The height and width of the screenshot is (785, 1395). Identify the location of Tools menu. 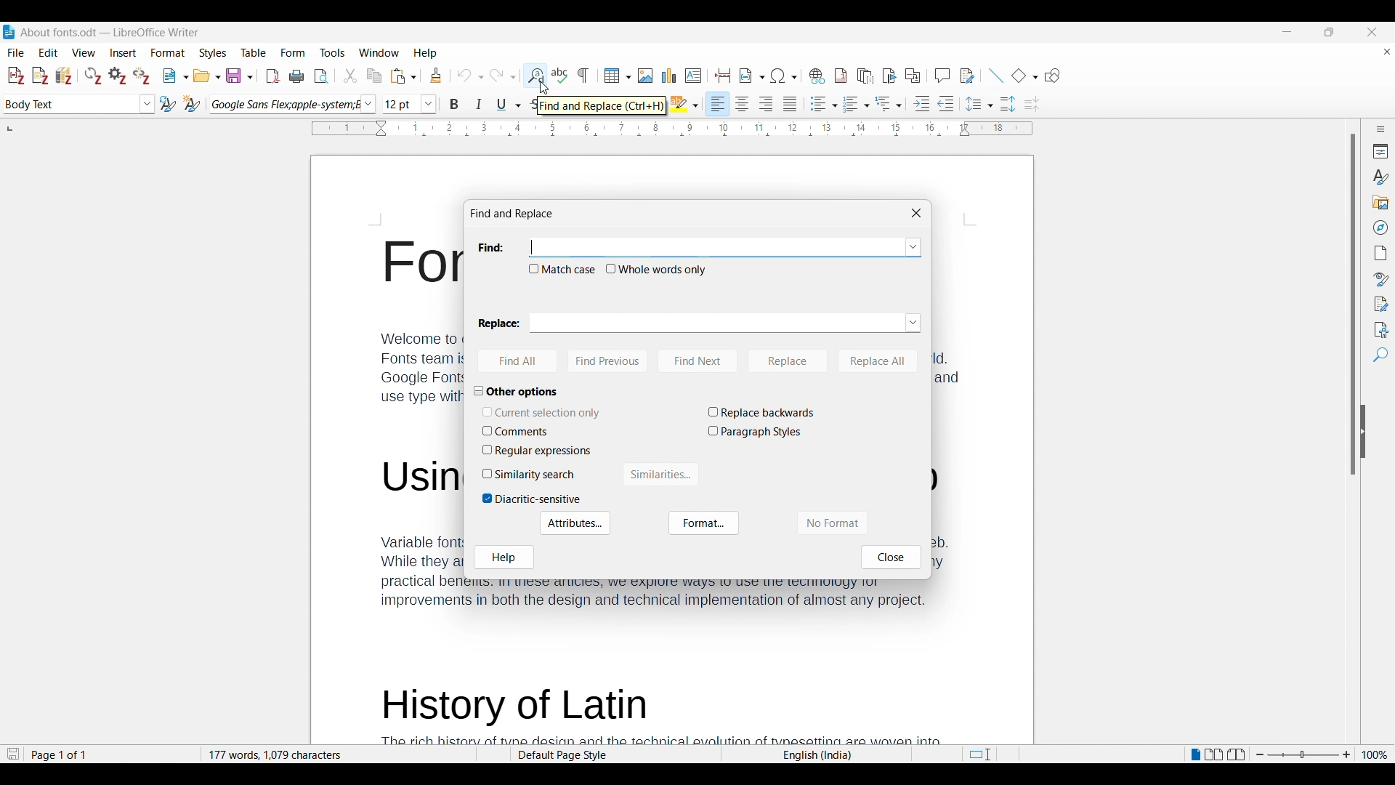
(332, 52).